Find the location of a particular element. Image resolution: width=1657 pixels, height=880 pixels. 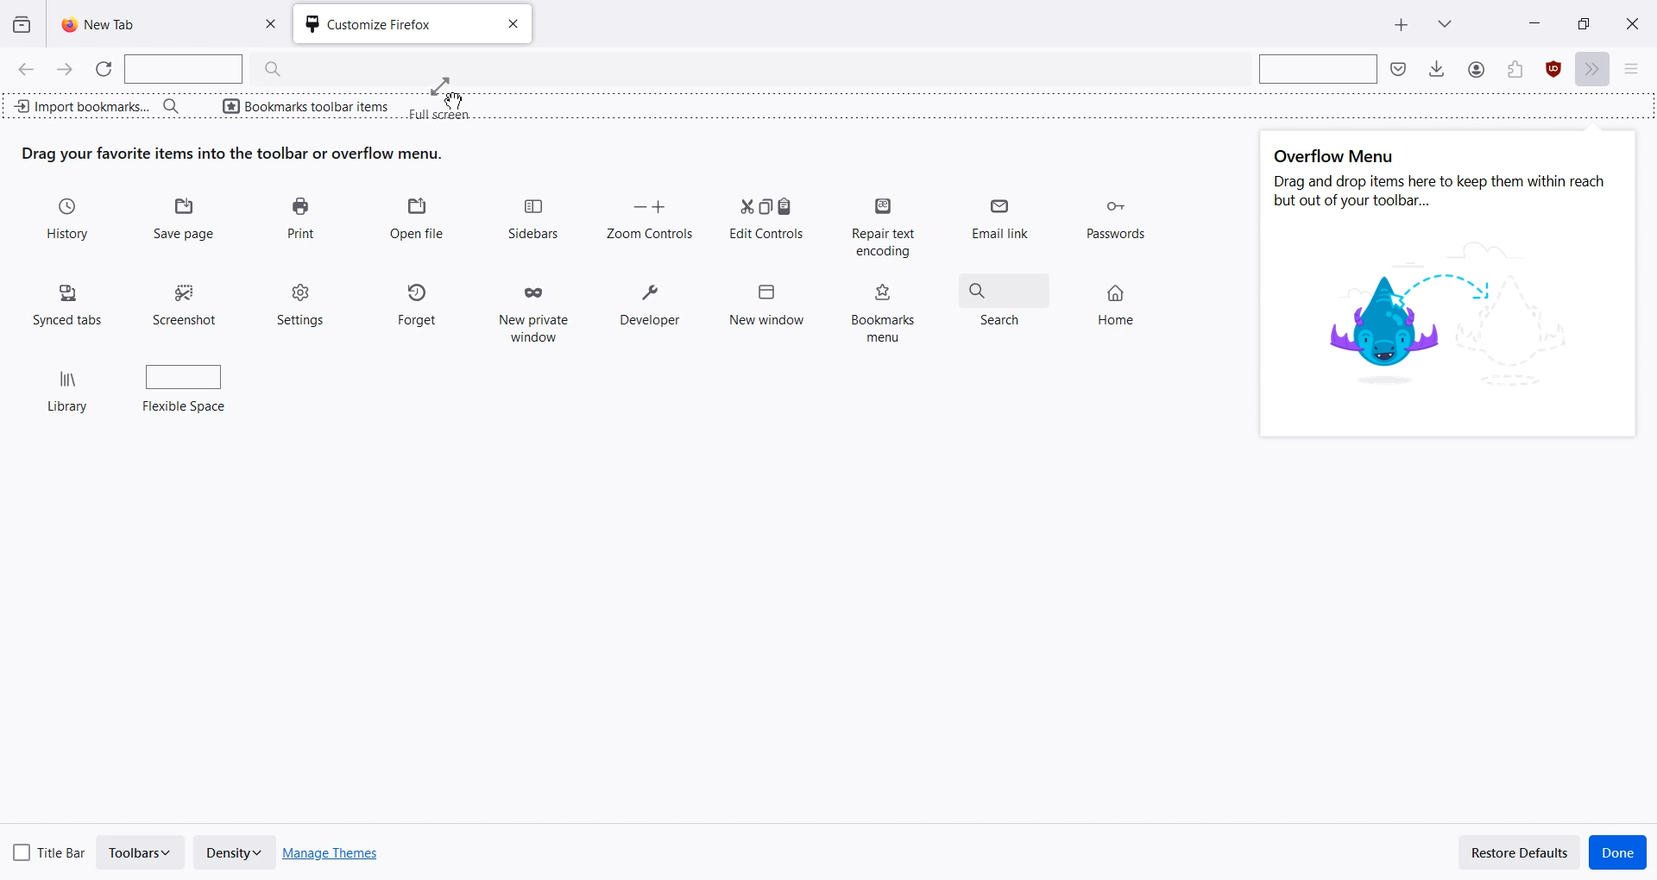

Settings is located at coordinates (303, 303).